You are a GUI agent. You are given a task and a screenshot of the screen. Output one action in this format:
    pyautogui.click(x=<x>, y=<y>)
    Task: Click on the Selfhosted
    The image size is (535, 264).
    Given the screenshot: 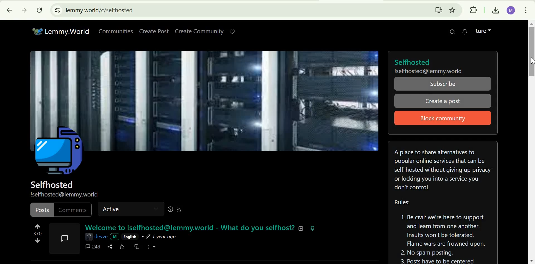 What is the action you would take?
    pyautogui.click(x=52, y=184)
    